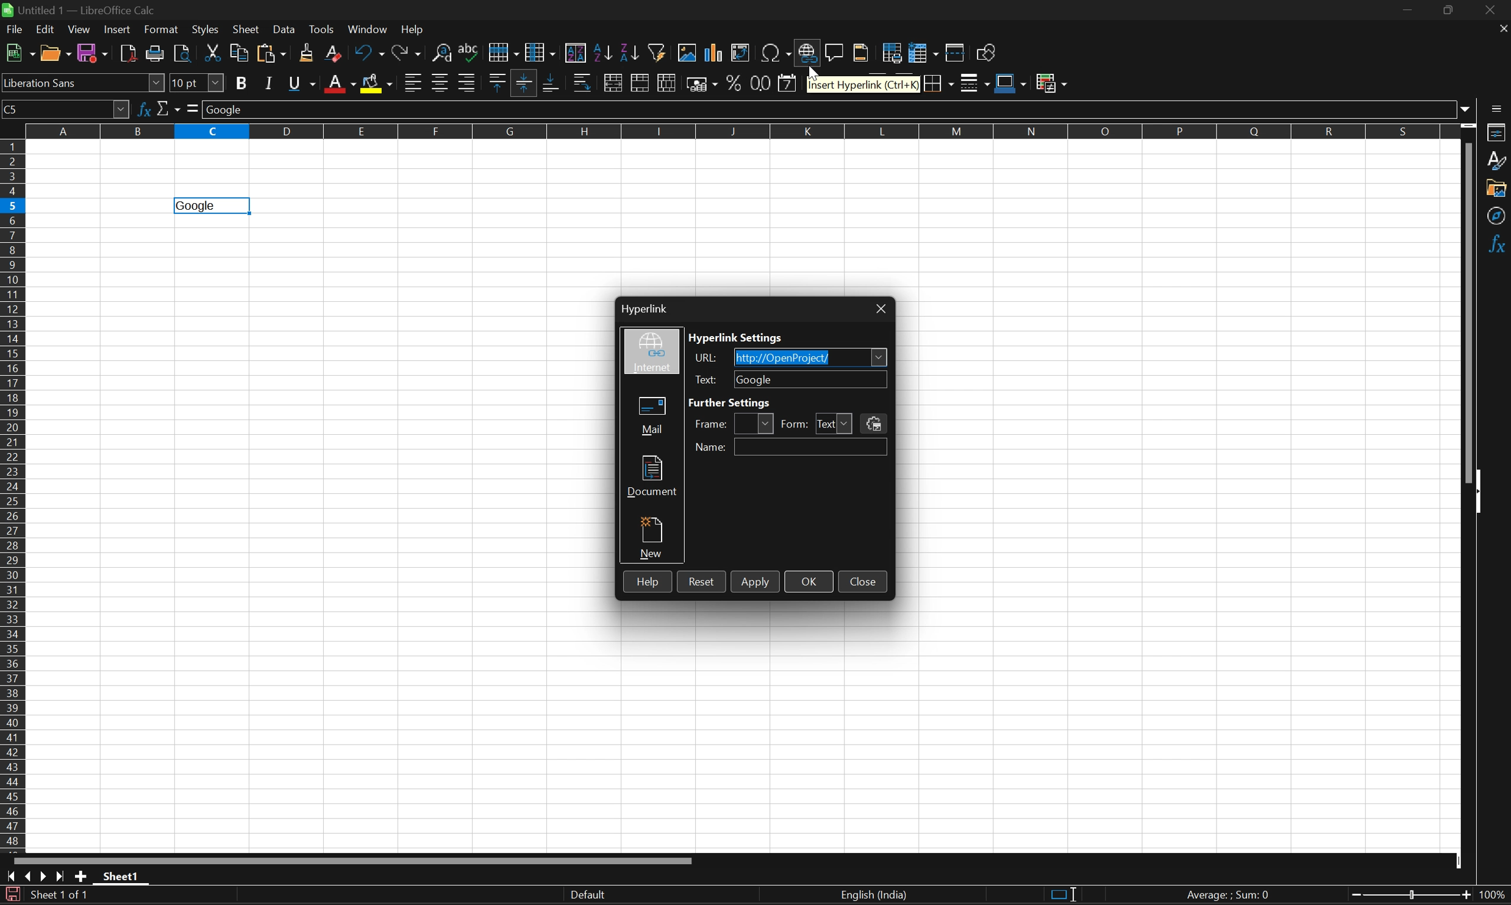  What do you see at coordinates (129, 53) in the screenshot?
I see `Export directly as PDF` at bounding box center [129, 53].